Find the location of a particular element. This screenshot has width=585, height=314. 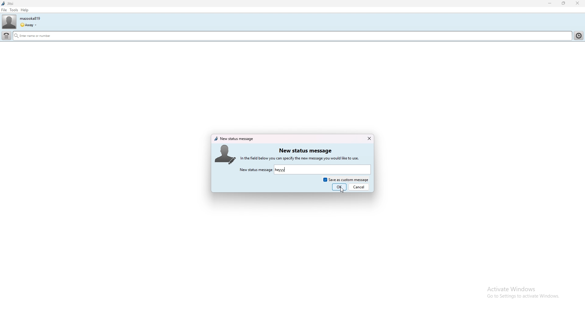

search bar is located at coordinates (242, 37).